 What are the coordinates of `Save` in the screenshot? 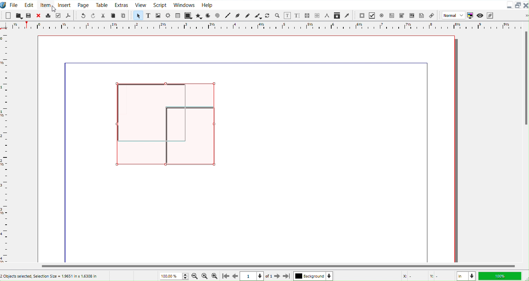 It's located at (29, 15).